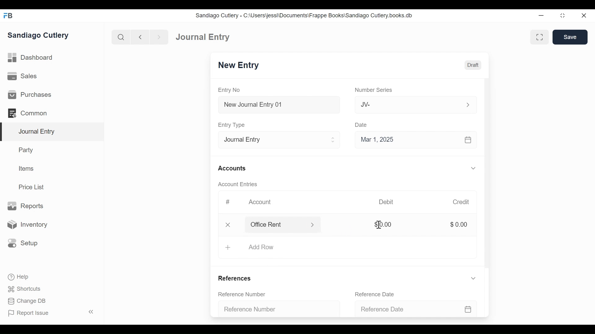  What do you see at coordinates (277, 104) in the screenshot?
I see `New Journal Entry 01` at bounding box center [277, 104].